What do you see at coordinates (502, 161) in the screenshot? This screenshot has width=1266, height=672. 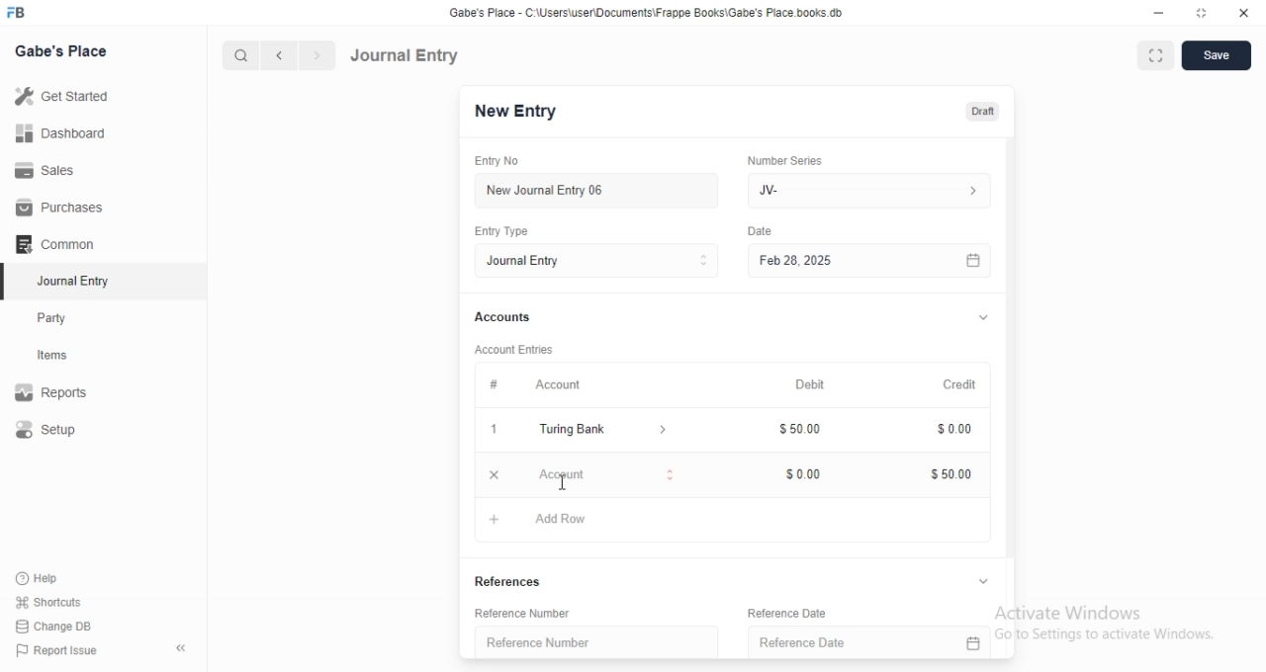 I see `Entry No.` at bounding box center [502, 161].